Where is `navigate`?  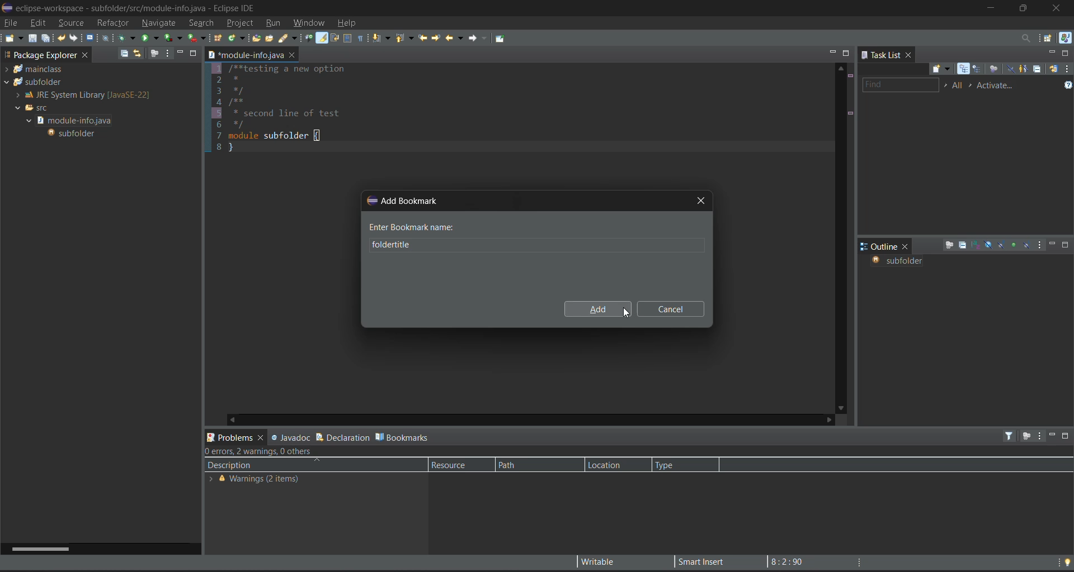
navigate is located at coordinates (158, 22).